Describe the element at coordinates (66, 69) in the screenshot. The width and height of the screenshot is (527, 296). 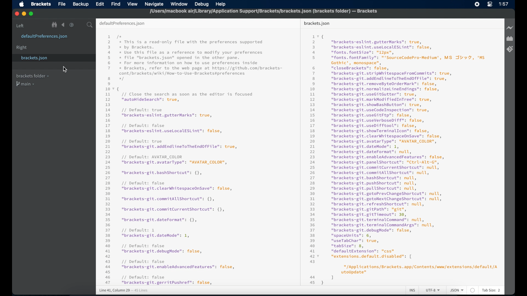
I see `cursor` at that location.